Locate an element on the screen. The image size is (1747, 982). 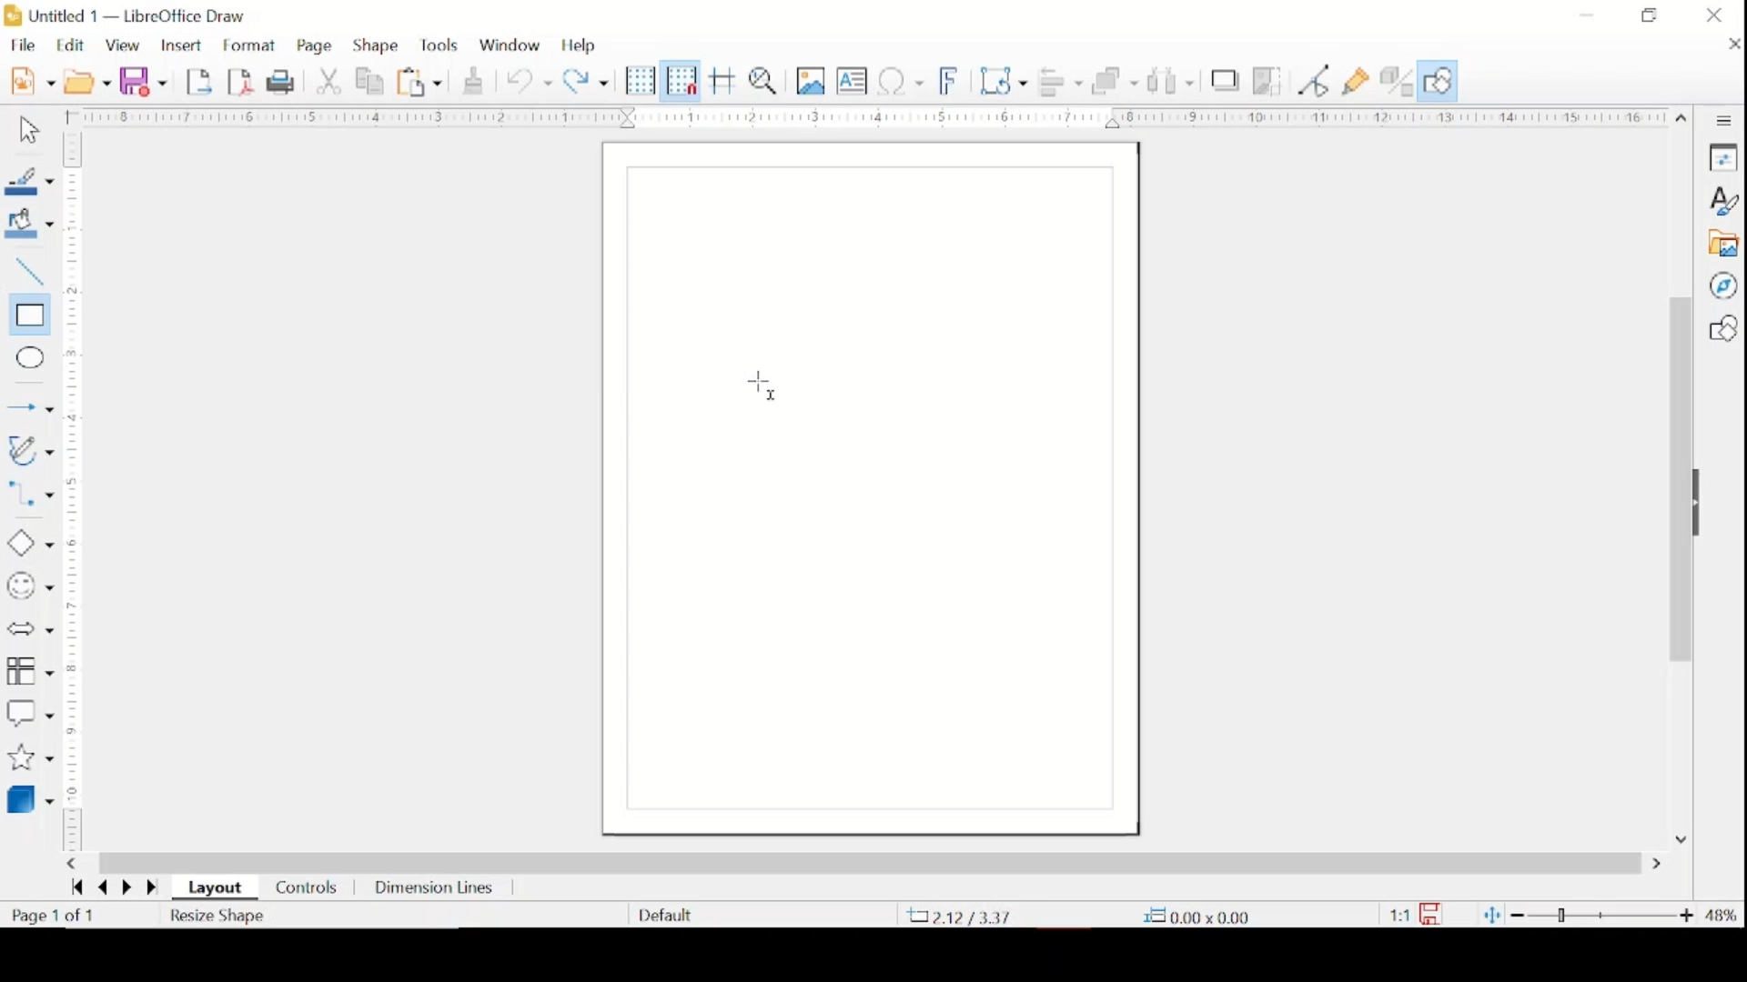
page is located at coordinates (317, 46).